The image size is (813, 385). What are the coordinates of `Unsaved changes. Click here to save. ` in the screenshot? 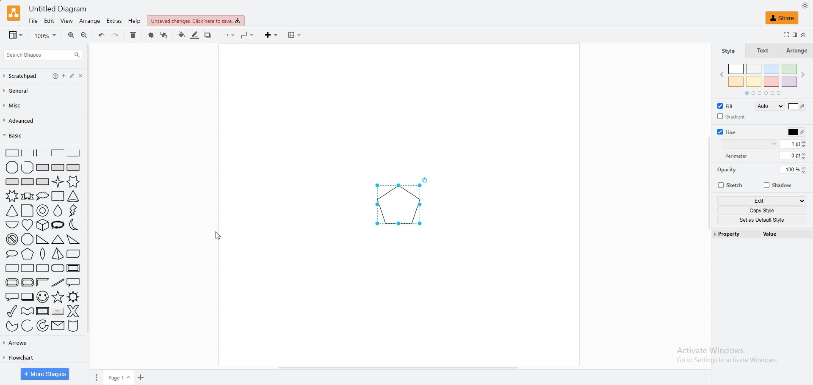 It's located at (195, 21).